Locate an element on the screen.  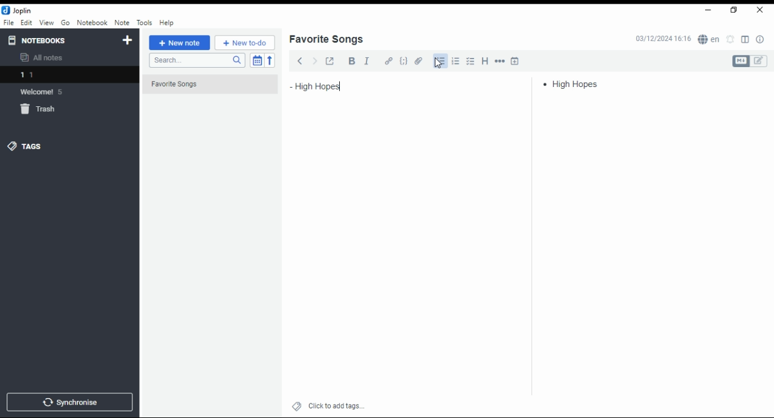
notebook is located at coordinates (92, 22).